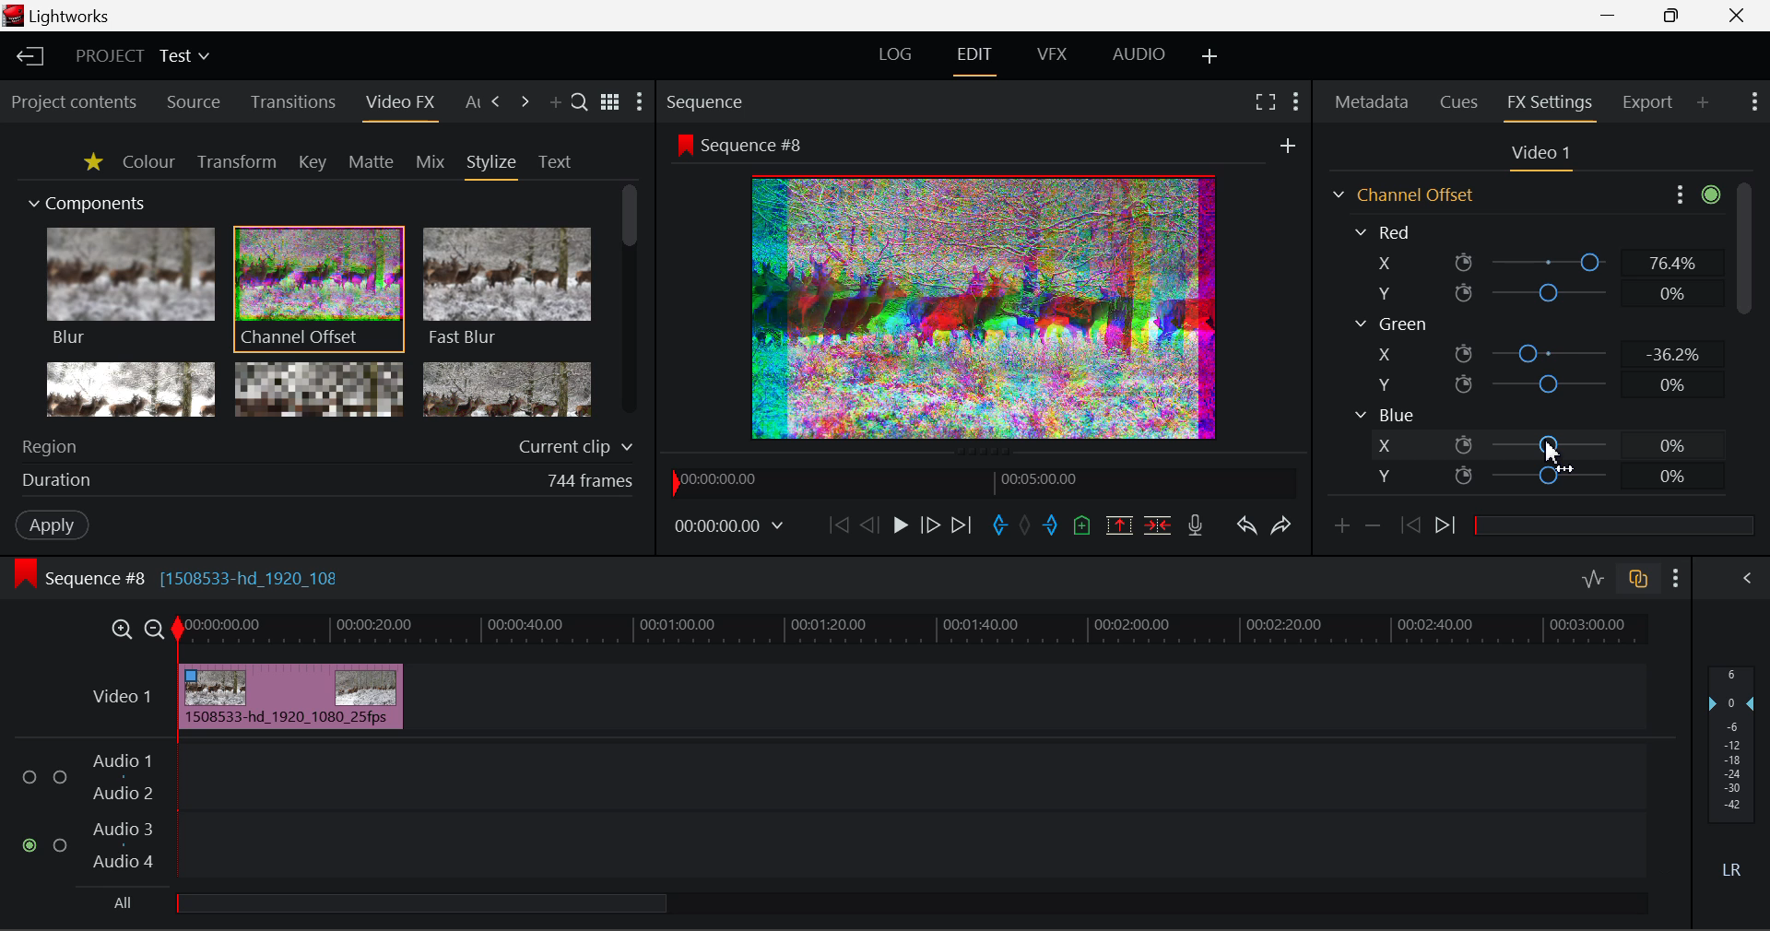  Describe the element at coordinates (729, 528) in the screenshot. I see `Frame Time` at that location.